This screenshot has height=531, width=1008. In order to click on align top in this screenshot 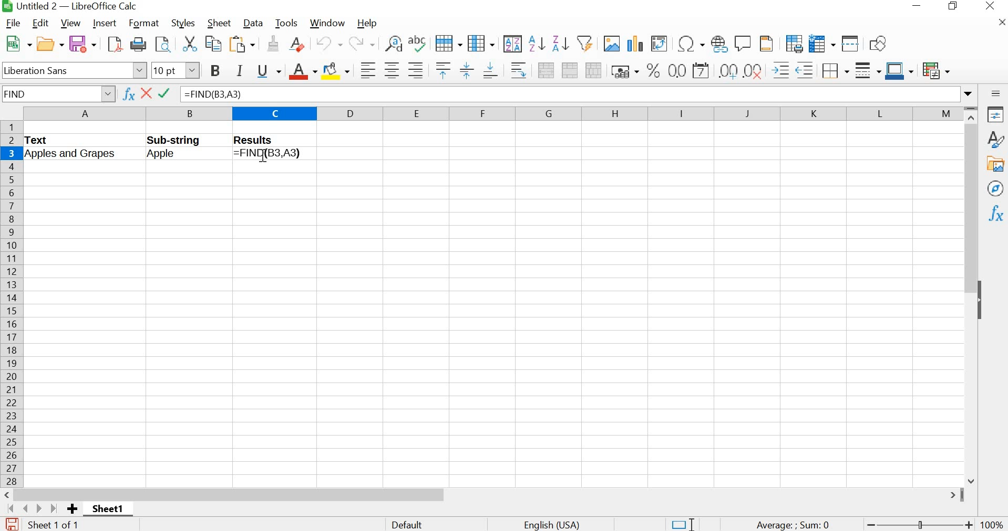, I will do `click(442, 71)`.